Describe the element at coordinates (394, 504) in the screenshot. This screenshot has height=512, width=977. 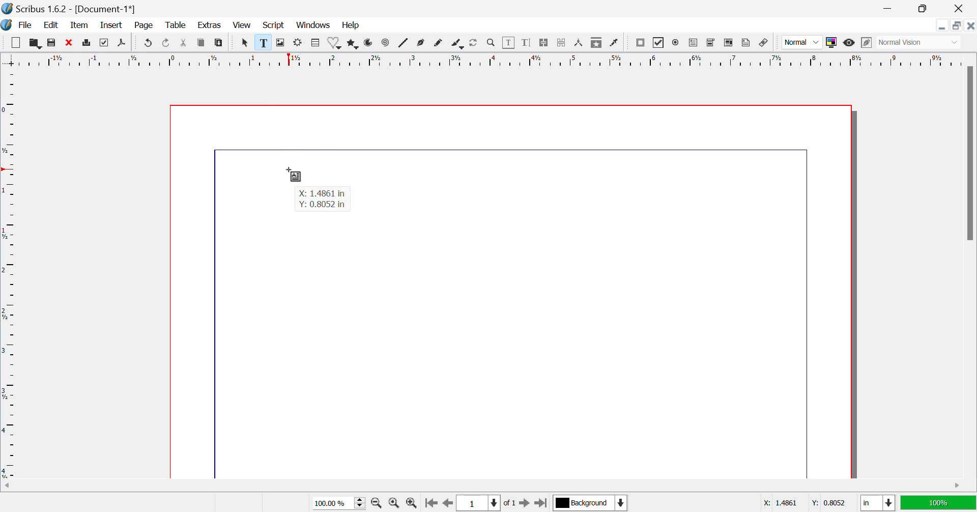
I see `Zoom to 100%` at that location.